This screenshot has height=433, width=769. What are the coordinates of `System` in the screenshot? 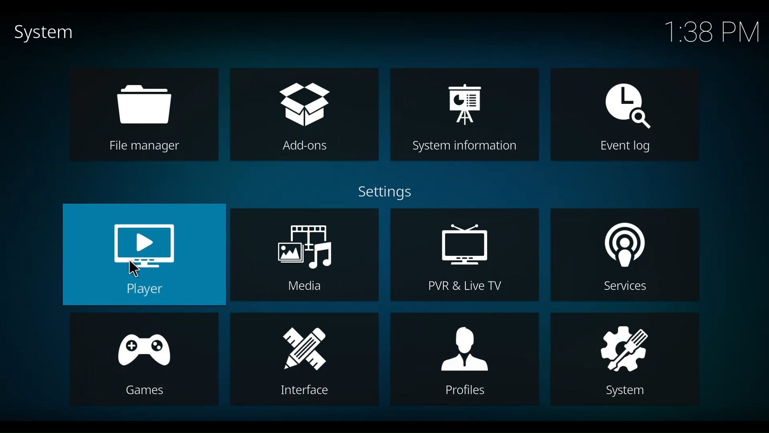 It's located at (624, 360).